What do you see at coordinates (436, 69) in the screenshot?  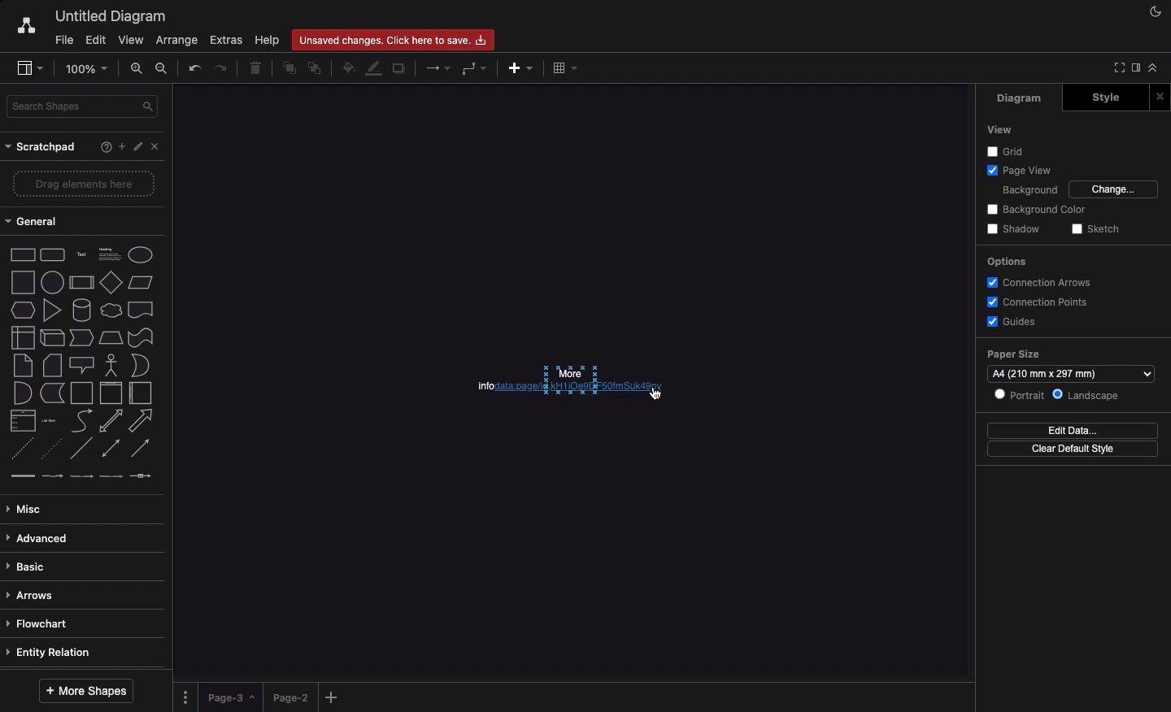 I see `Arrows` at bounding box center [436, 69].